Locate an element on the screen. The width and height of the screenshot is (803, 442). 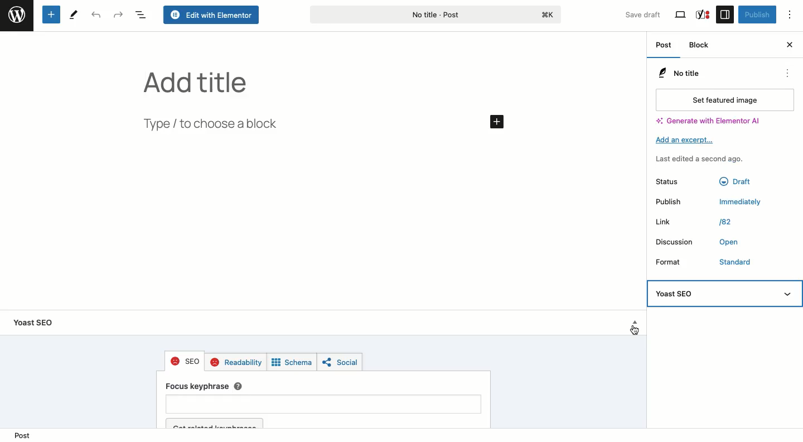
View is located at coordinates (681, 15).